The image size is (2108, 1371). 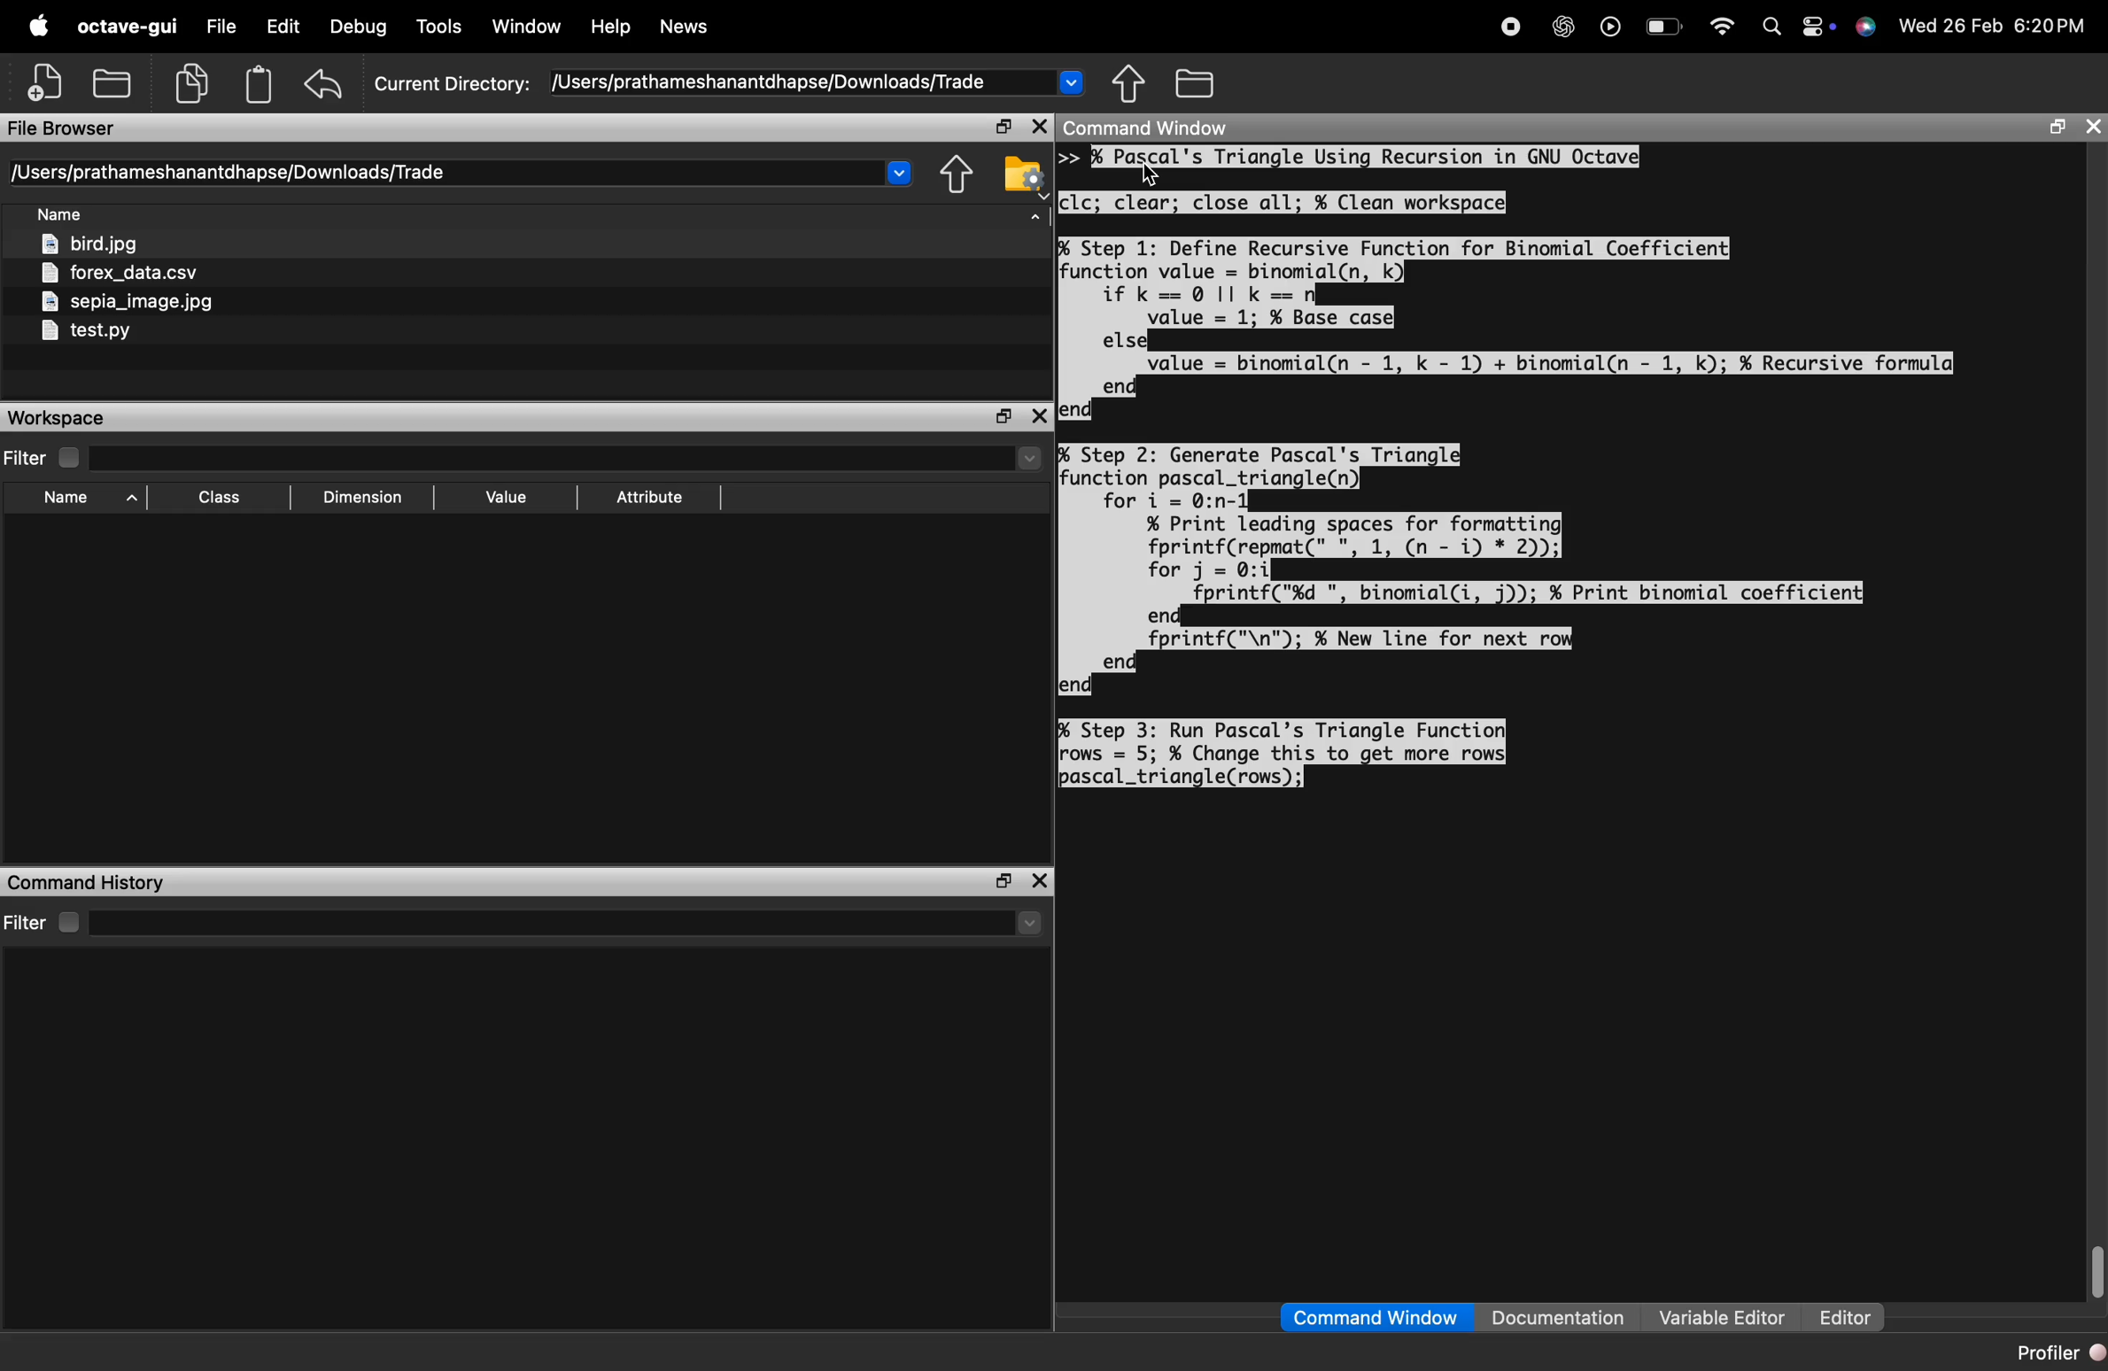 What do you see at coordinates (1129, 83) in the screenshot?
I see `Go back` at bounding box center [1129, 83].